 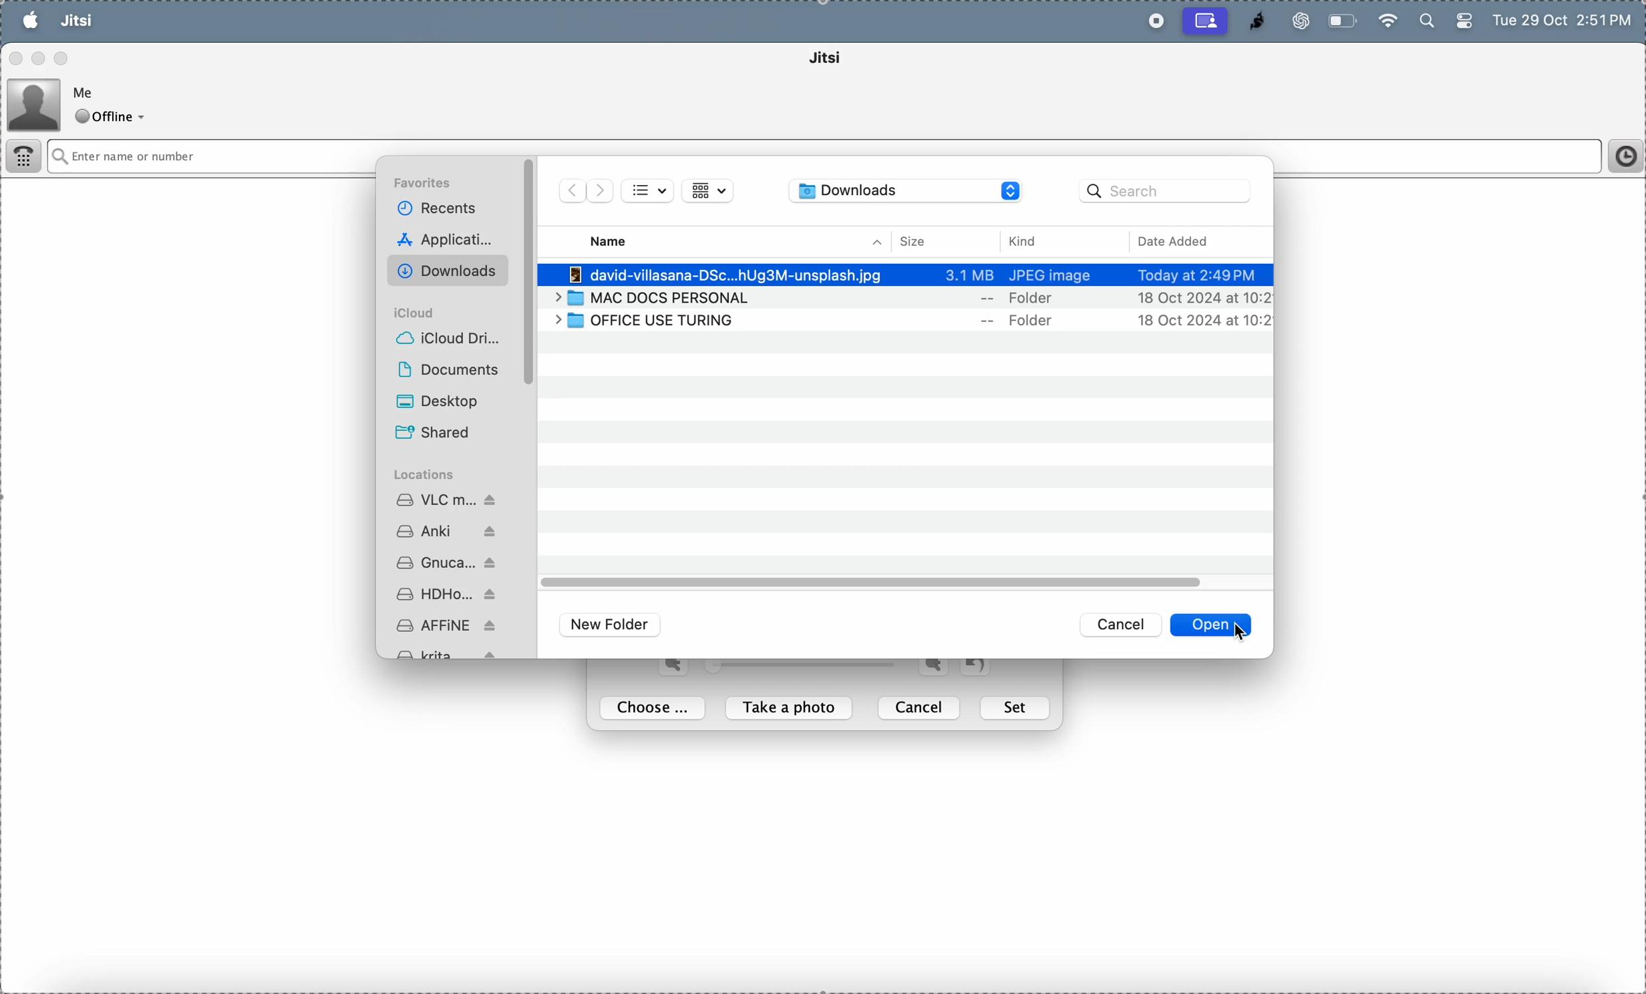 I want to click on cancel, so click(x=1123, y=625).